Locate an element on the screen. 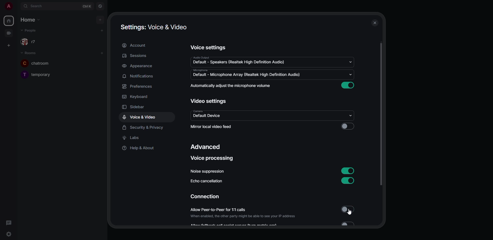 The image size is (493, 240). home is located at coordinates (9, 20).